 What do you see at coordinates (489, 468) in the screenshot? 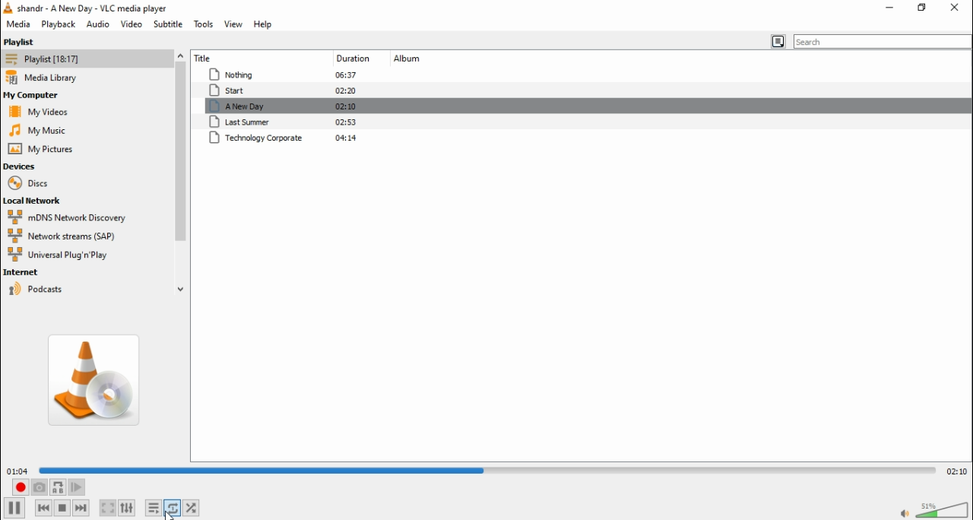
I see `seek bar` at bounding box center [489, 468].